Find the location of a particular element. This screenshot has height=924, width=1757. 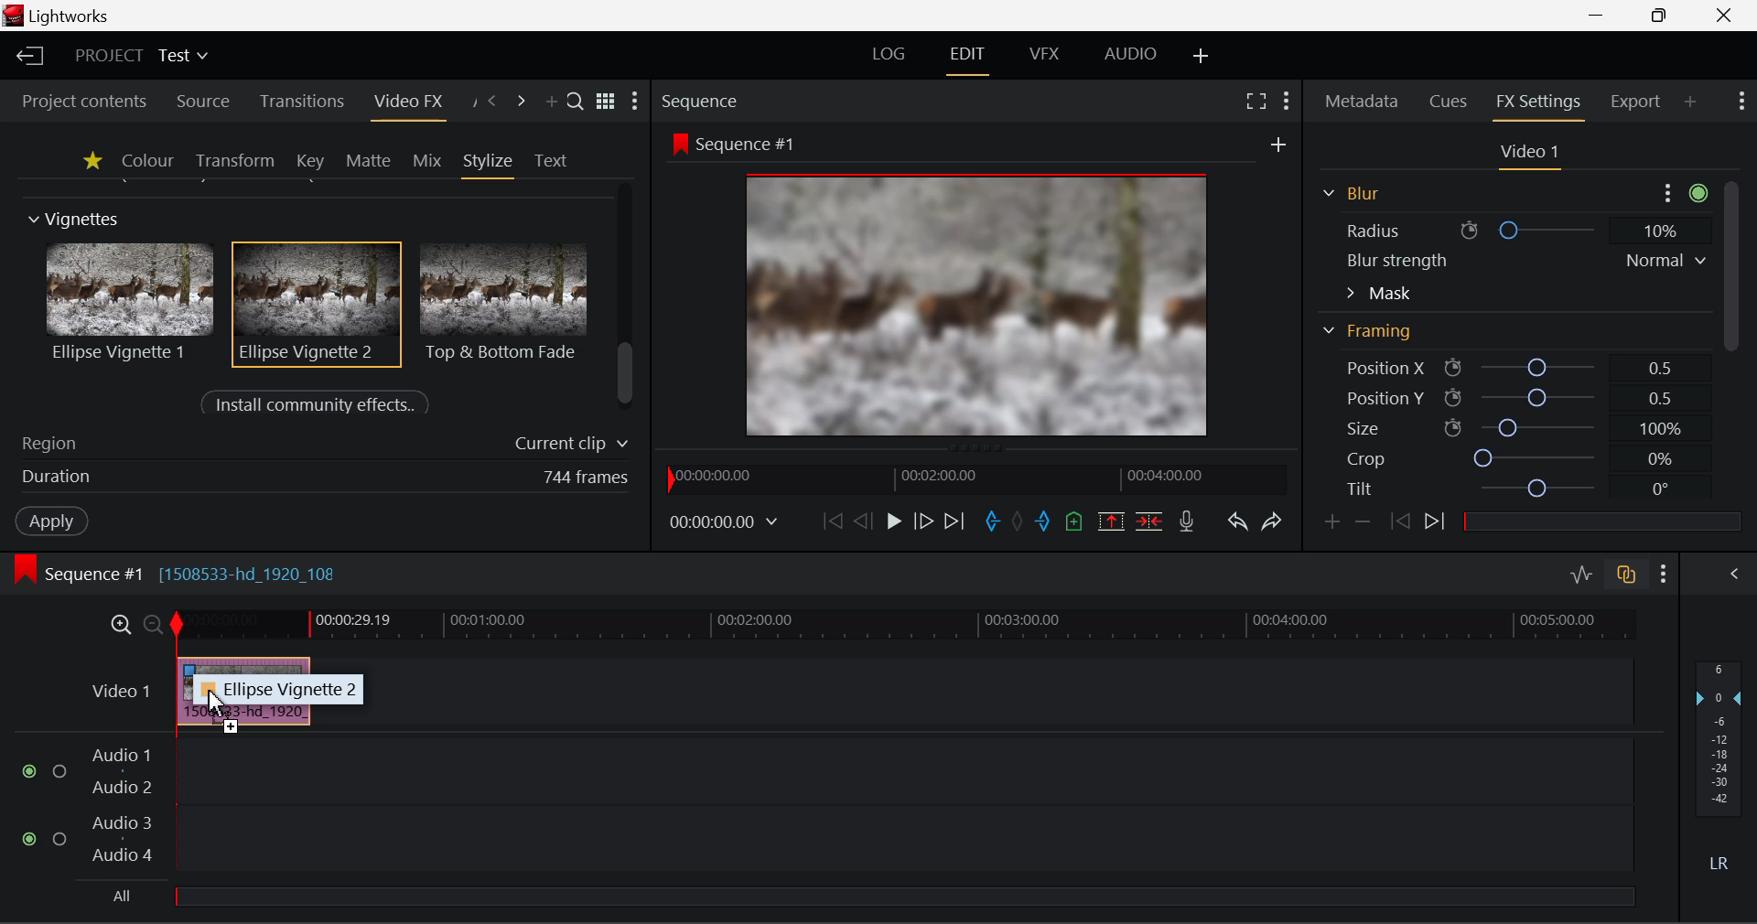

Toggle auto track sync is located at coordinates (1624, 572).